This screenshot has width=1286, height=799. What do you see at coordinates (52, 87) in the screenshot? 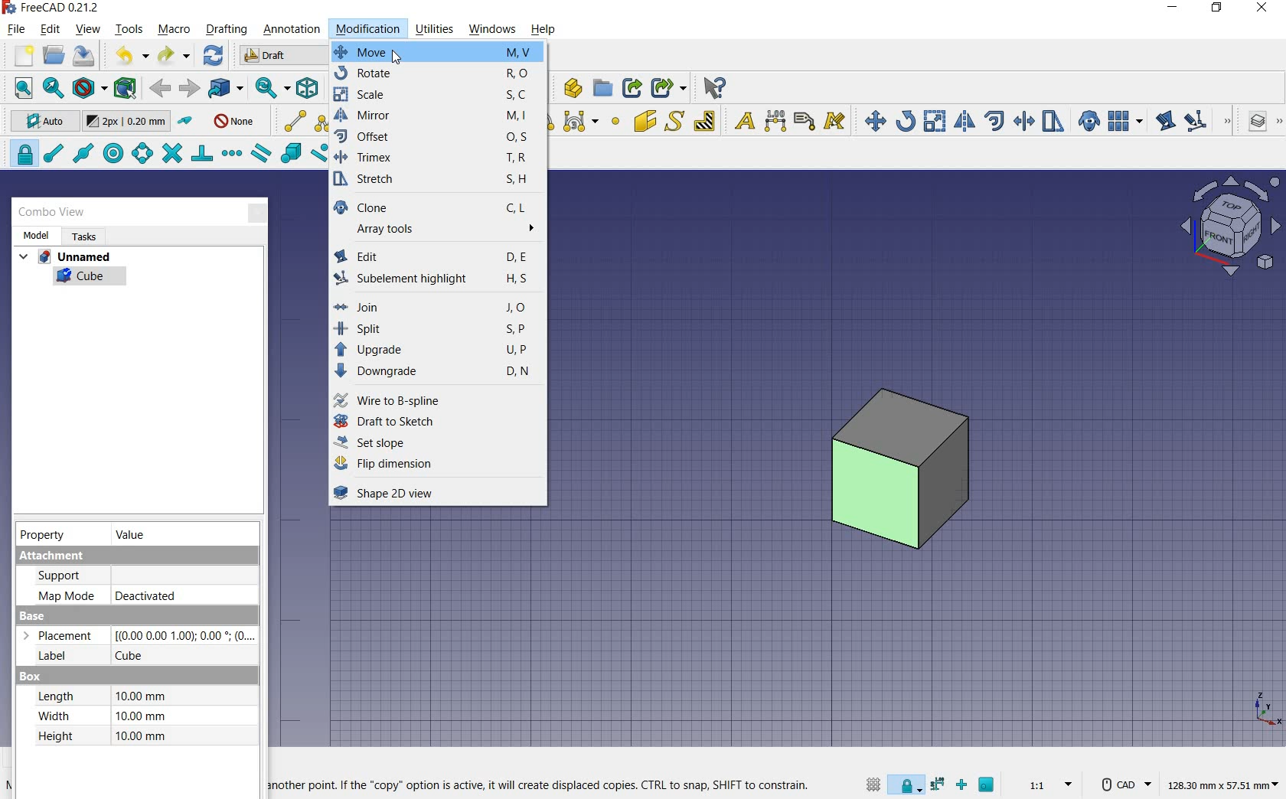
I see `fit selection` at bounding box center [52, 87].